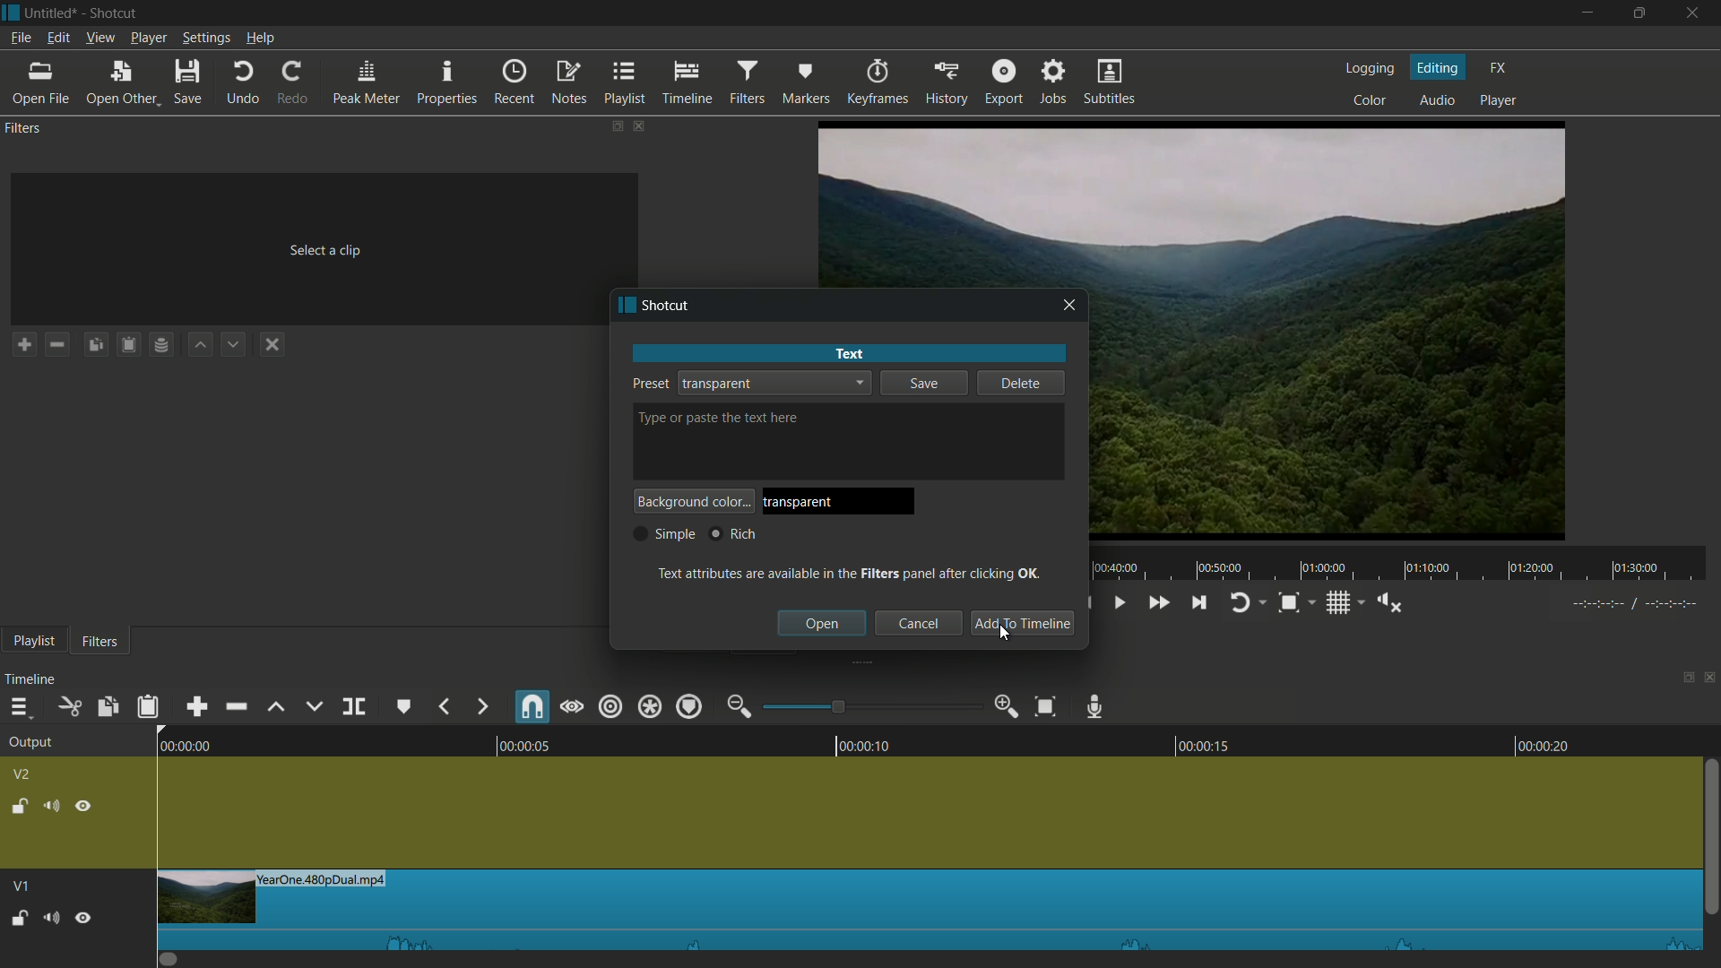 The width and height of the screenshot is (1721, 968). Describe the element at coordinates (18, 707) in the screenshot. I see `timeline menu` at that location.